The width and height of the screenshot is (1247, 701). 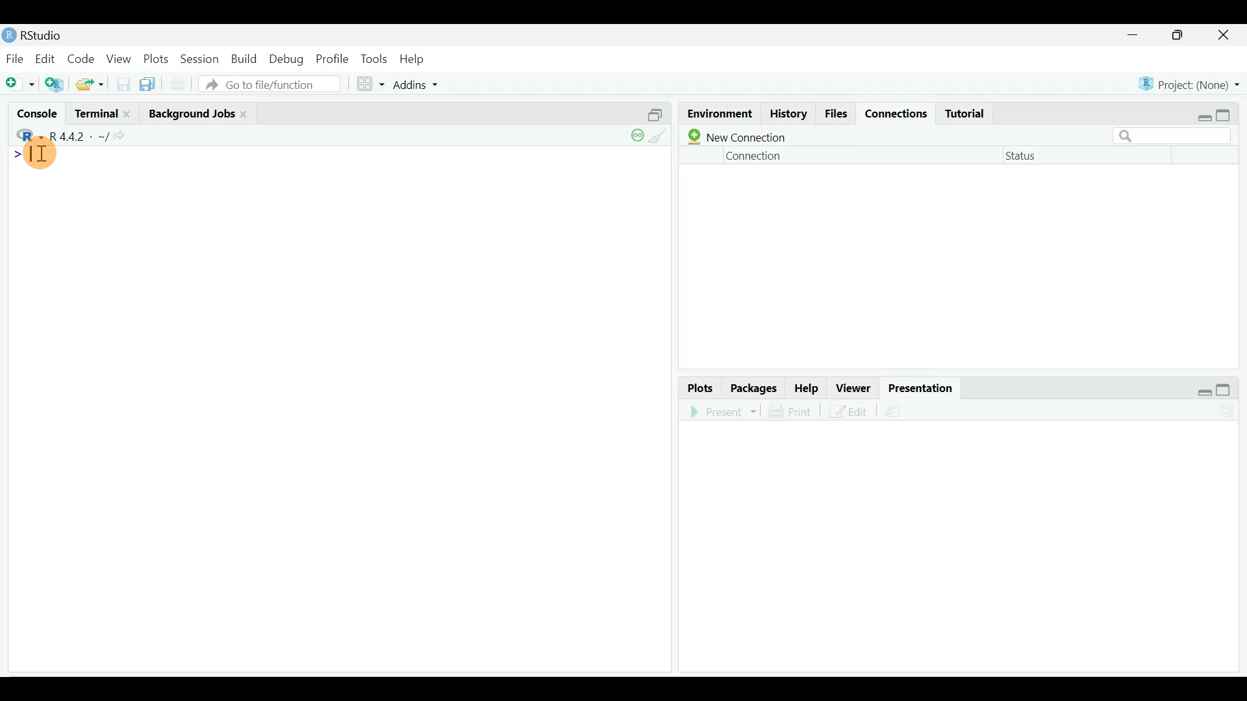 I want to click on Plots, so click(x=156, y=56).